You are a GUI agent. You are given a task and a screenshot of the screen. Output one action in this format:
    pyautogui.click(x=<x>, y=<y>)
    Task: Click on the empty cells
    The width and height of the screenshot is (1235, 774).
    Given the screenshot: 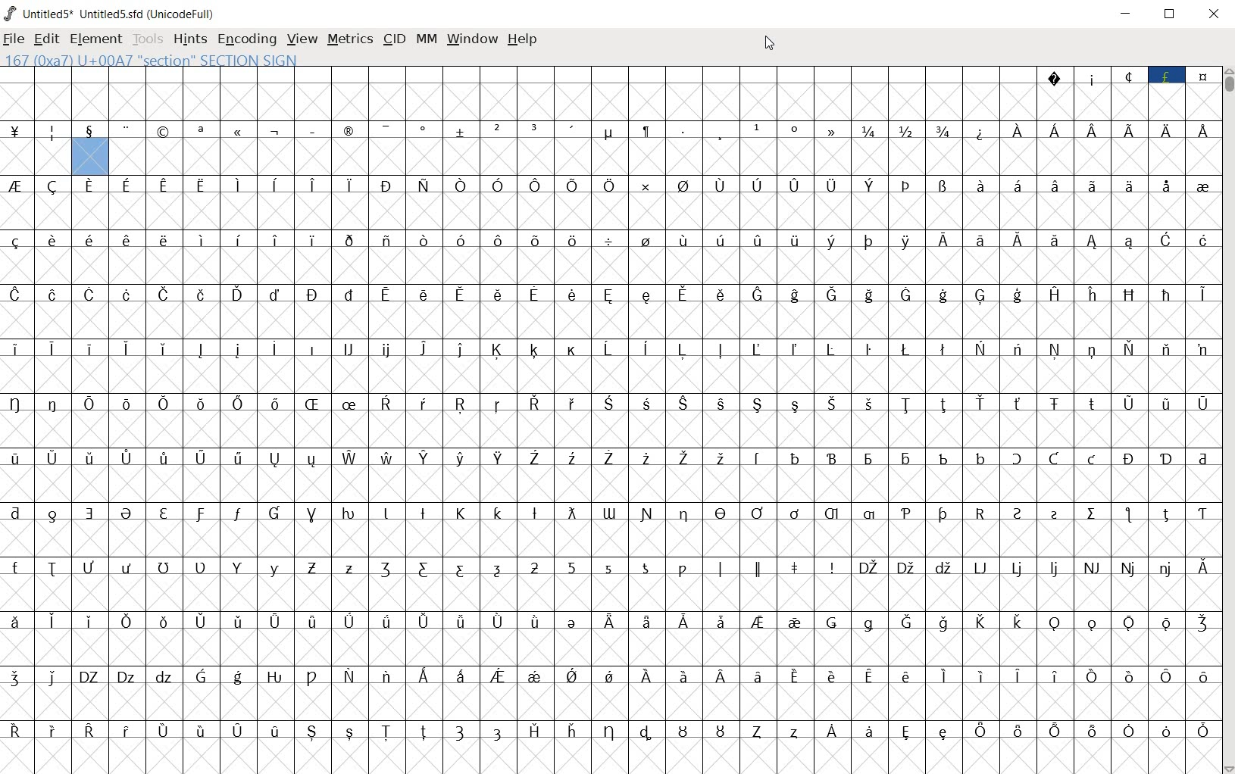 What is the action you would take?
    pyautogui.click(x=611, y=646)
    